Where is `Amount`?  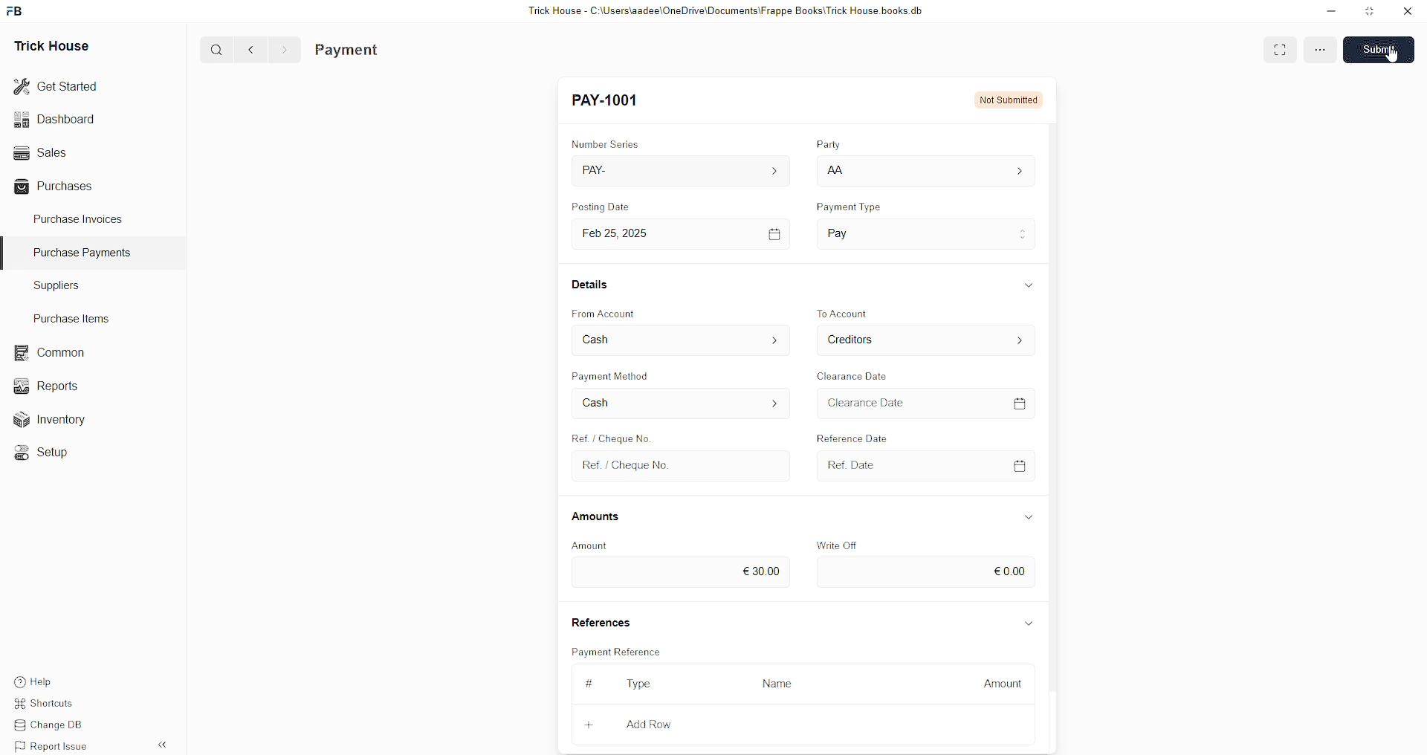 Amount is located at coordinates (606, 543).